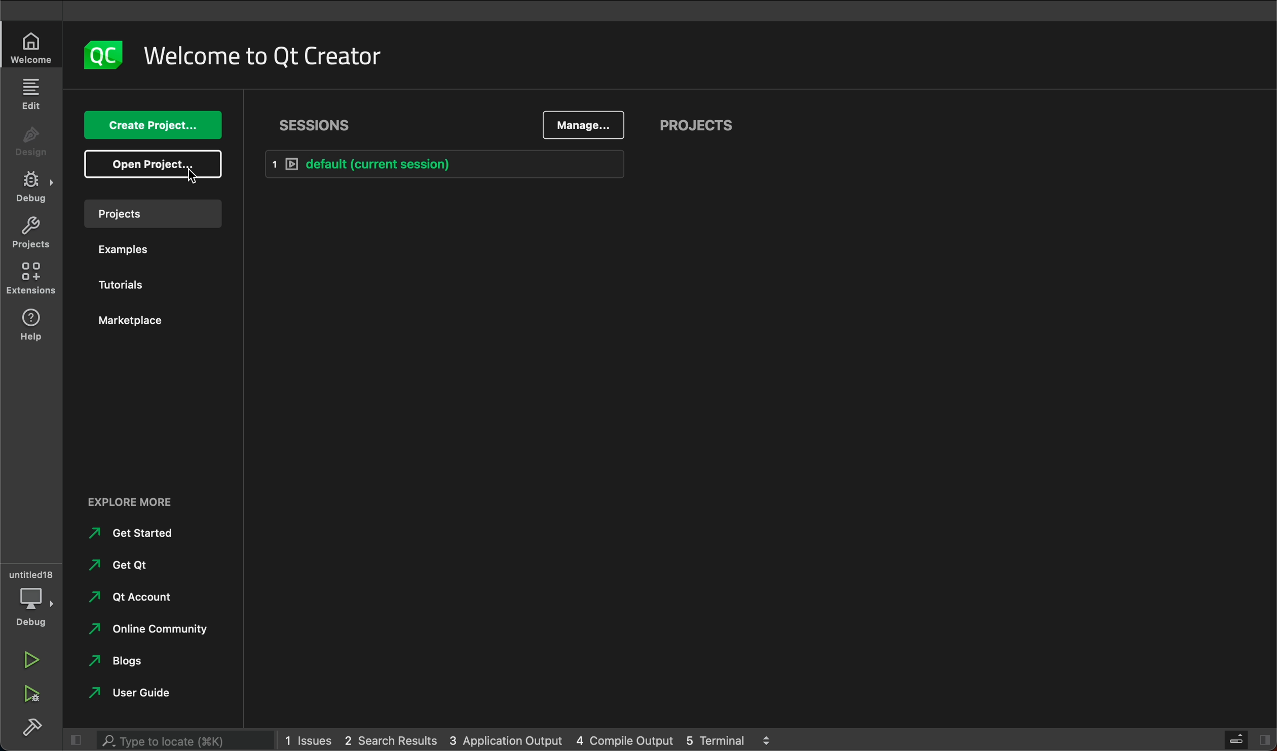 The width and height of the screenshot is (1277, 751). Describe the element at coordinates (485, 166) in the screenshot. I see `default [current selection]` at that location.